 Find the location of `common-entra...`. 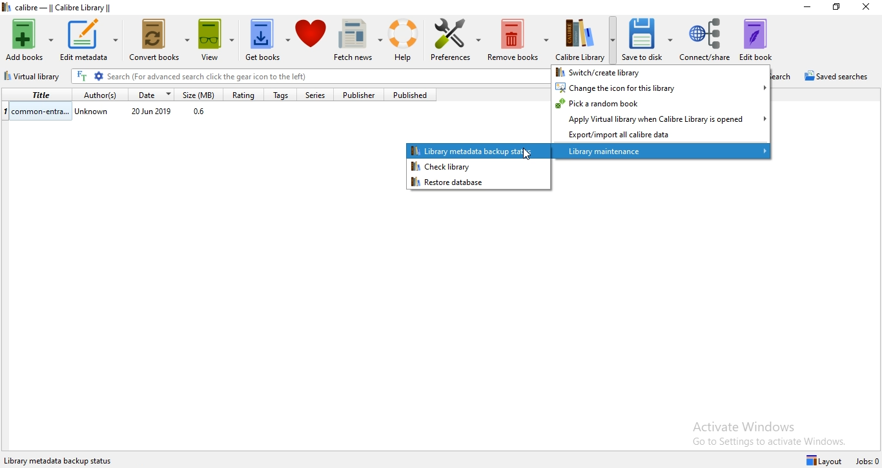

common-entra... is located at coordinates (37, 110).